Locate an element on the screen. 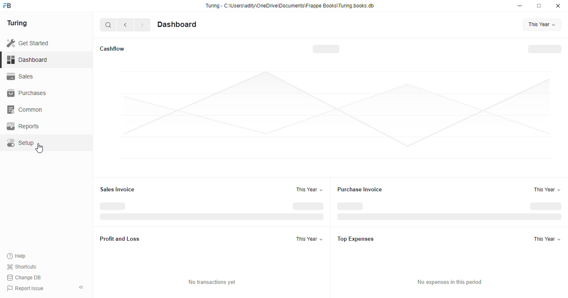 Image resolution: width=568 pixels, height=298 pixels. Shortcuts is located at coordinates (24, 266).